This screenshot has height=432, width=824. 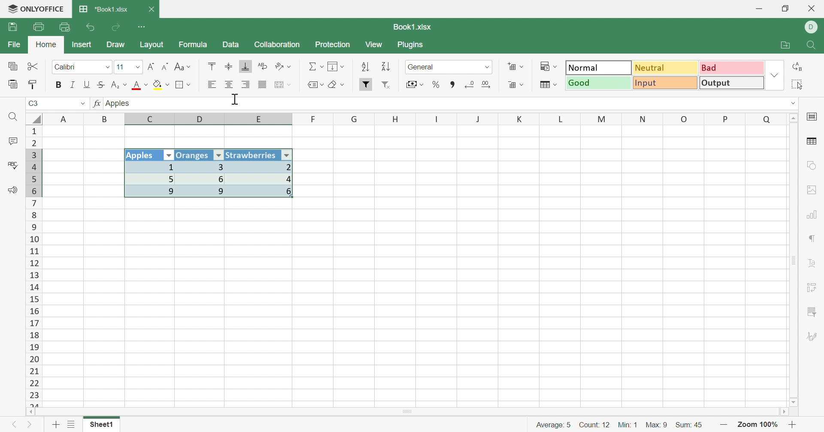 What do you see at coordinates (103, 10) in the screenshot?
I see `*Book1.xlsx` at bounding box center [103, 10].